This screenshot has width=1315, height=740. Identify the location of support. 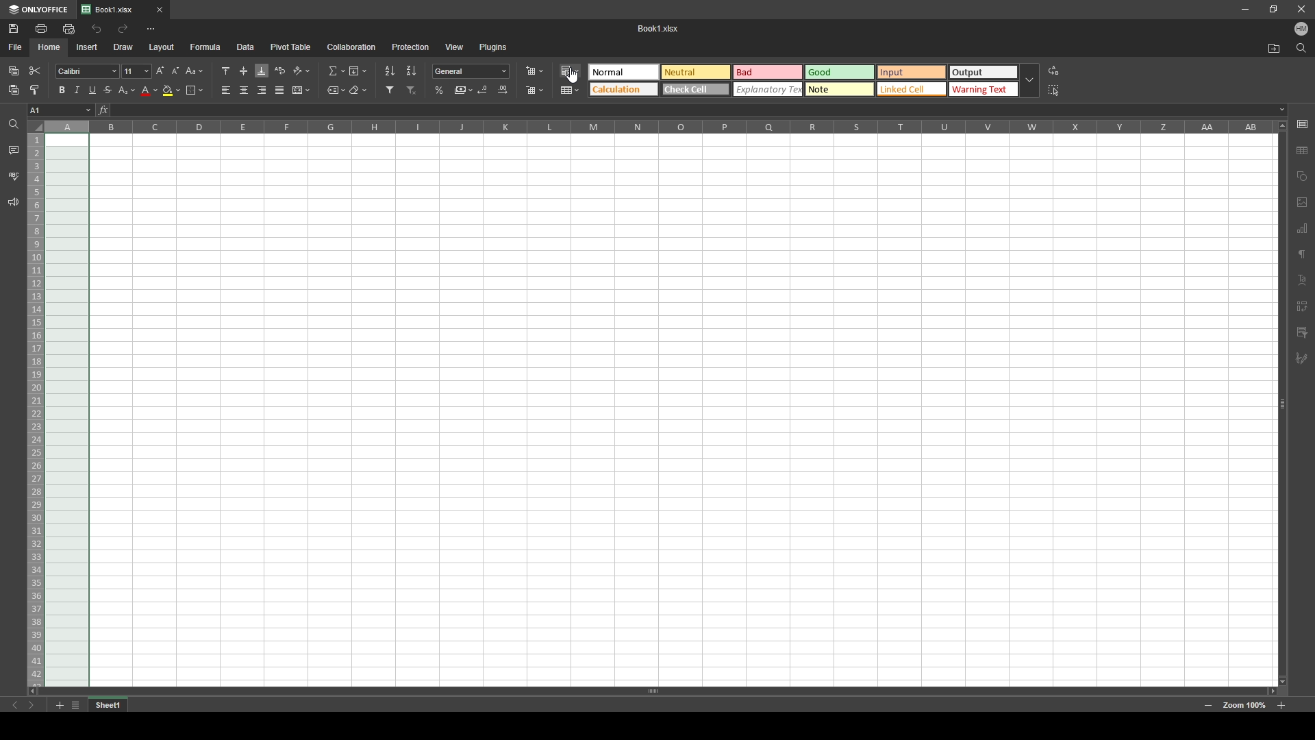
(13, 203).